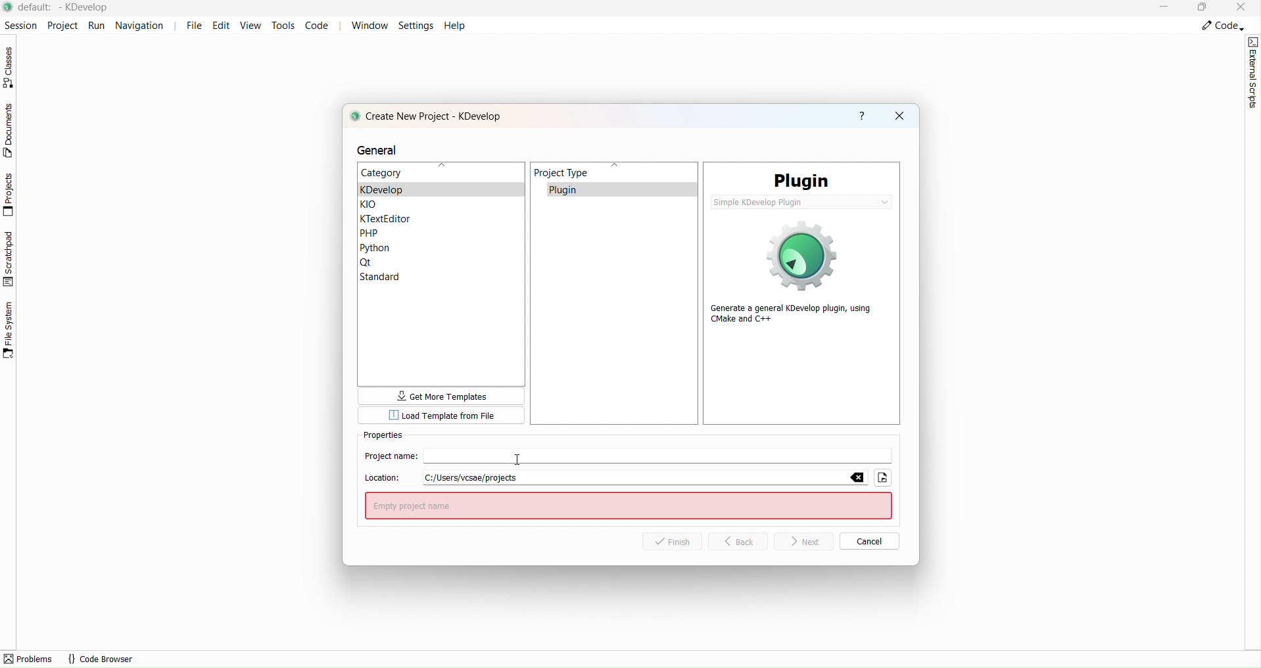 This screenshot has width=1261, height=668. I want to click on Close, so click(1243, 7).